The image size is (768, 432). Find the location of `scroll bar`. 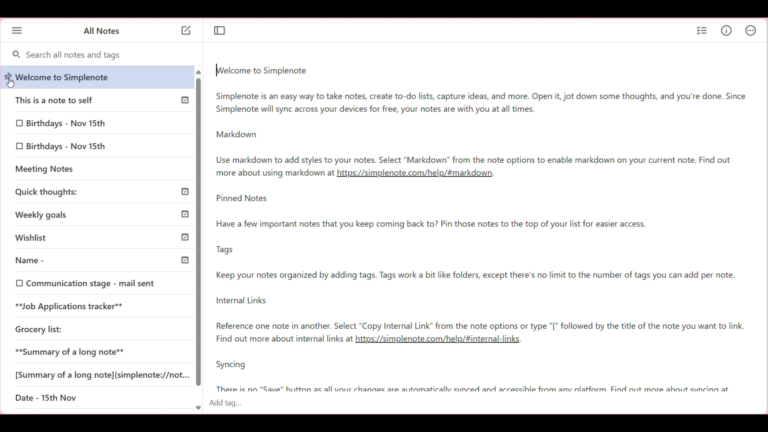

scroll bar is located at coordinates (199, 235).